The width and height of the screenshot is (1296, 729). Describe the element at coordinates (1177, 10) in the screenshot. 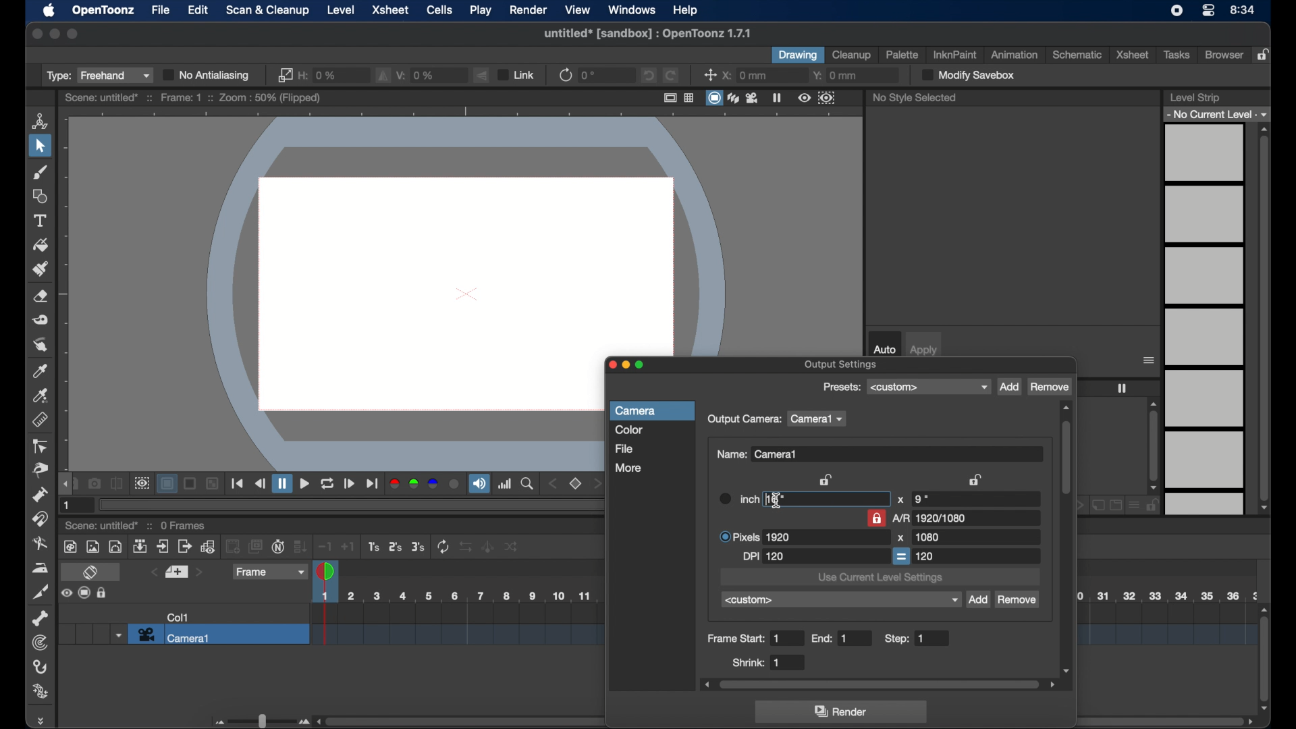

I see `screen recorder icon` at that location.